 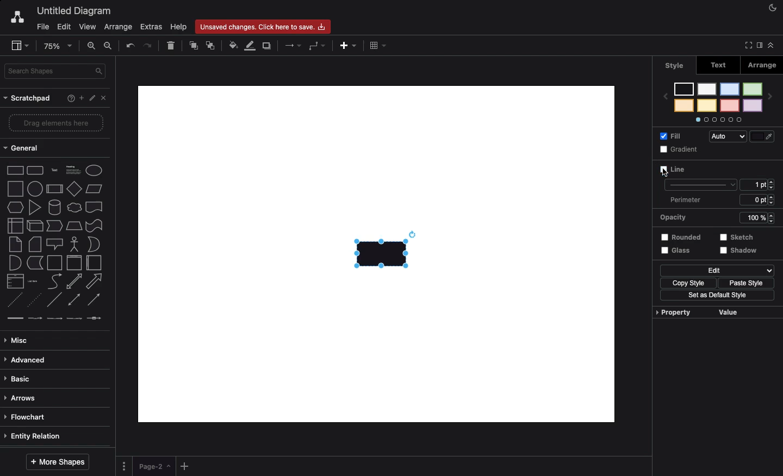 I want to click on 6 ppt, so click(x=760, y=201).